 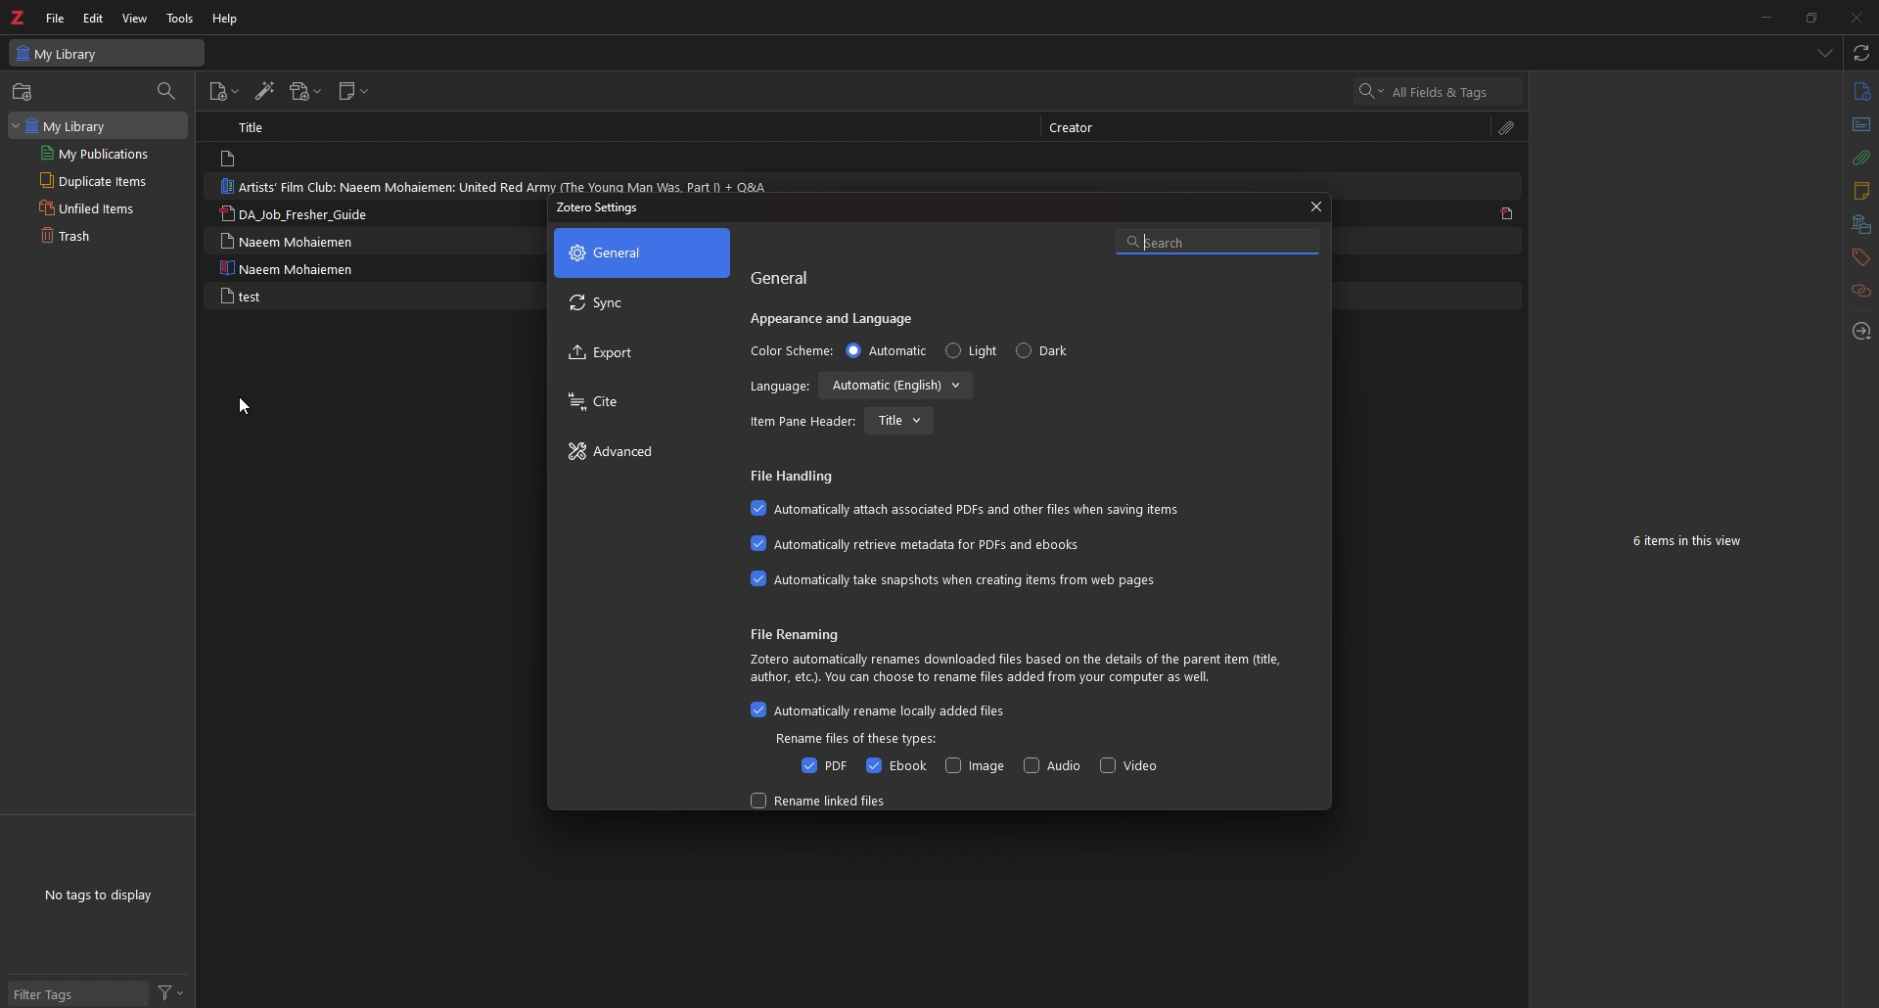 I want to click on sync with zotero.org, so click(x=1862, y=53).